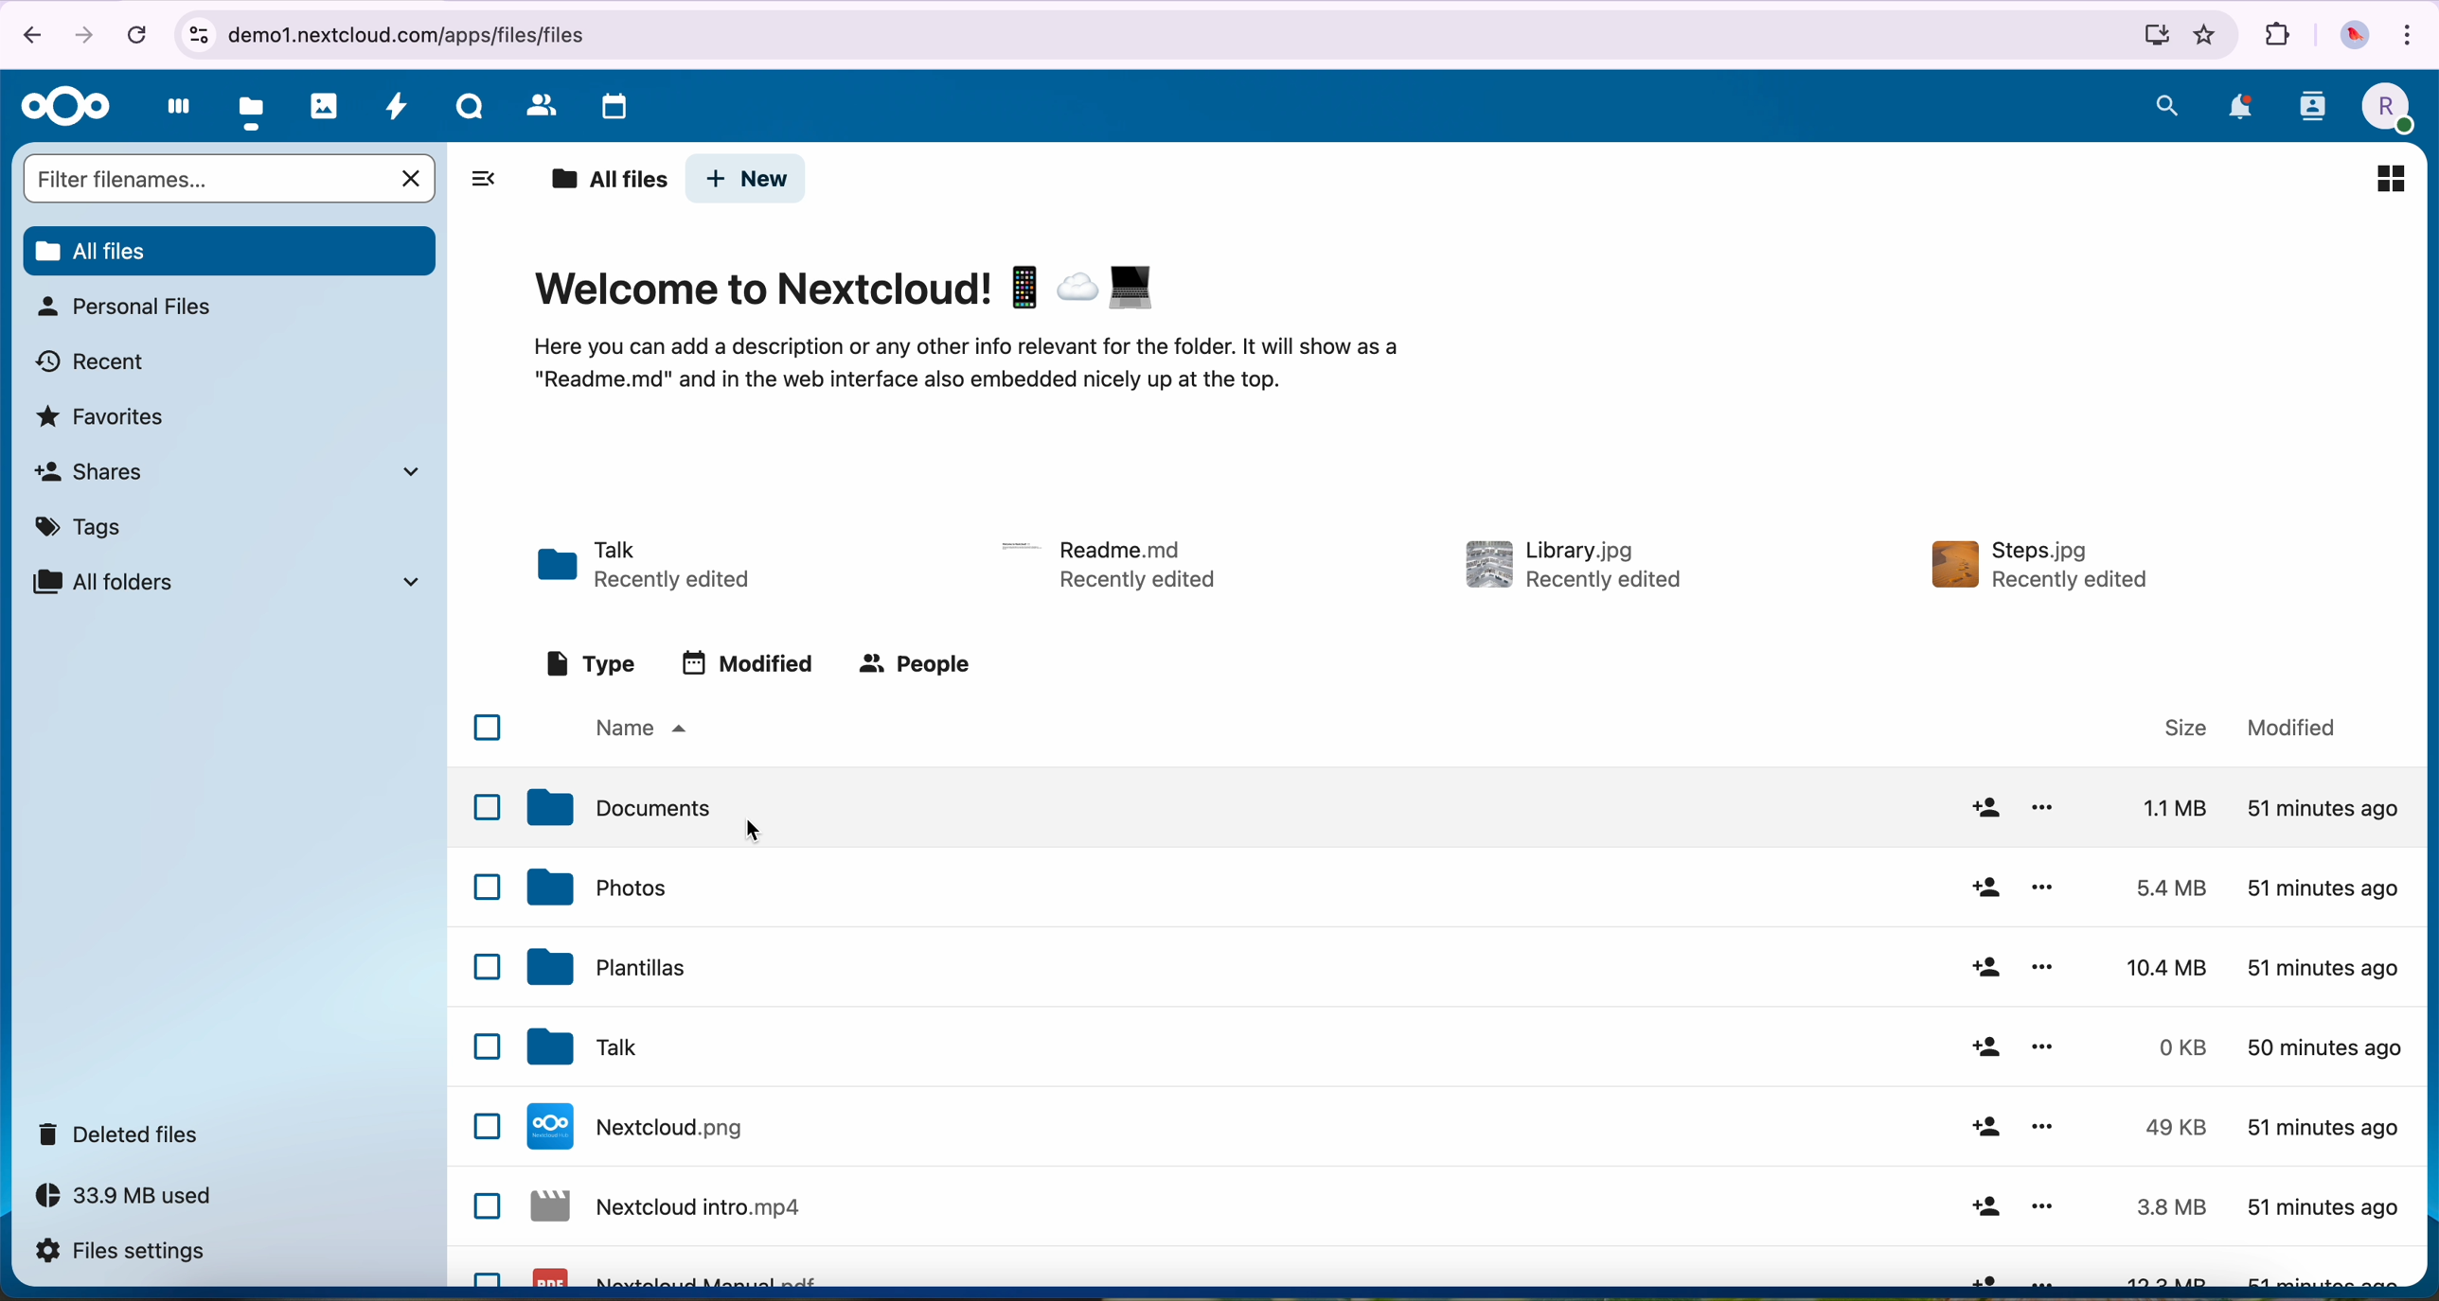  I want to click on checkbox, so click(487, 887).